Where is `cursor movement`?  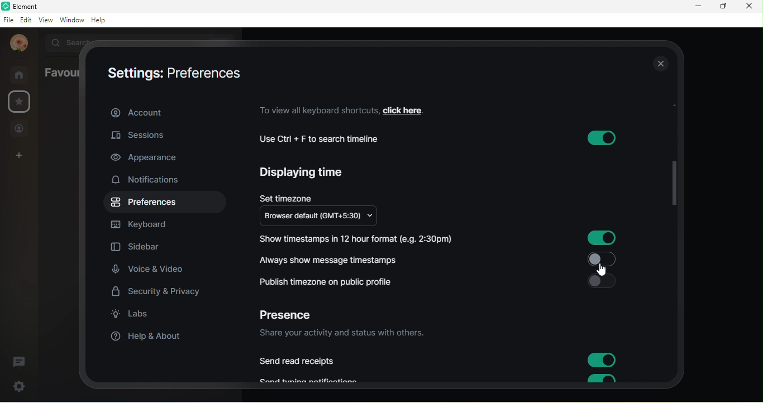
cursor movement is located at coordinates (602, 268).